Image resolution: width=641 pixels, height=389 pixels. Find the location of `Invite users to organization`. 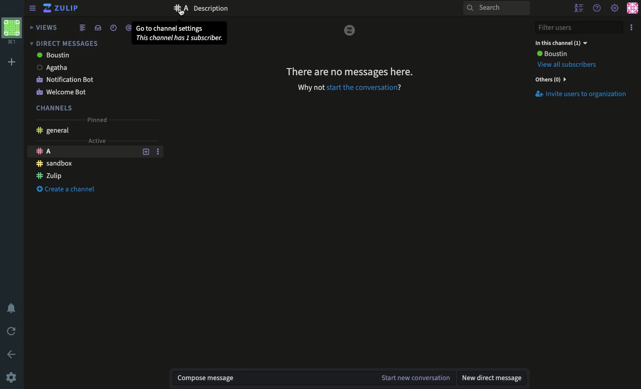

Invite users to organization is located at coordinates (580, 94).